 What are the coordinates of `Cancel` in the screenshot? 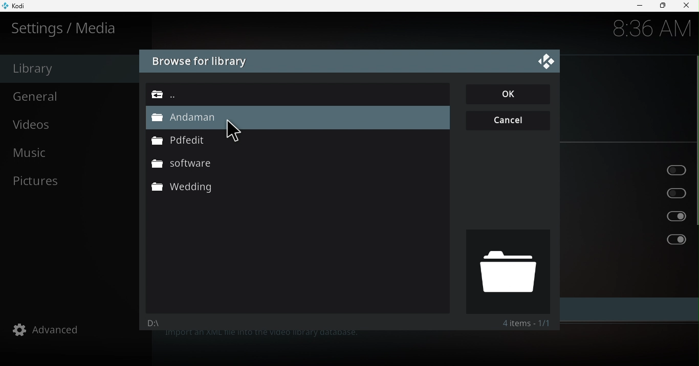 It's located at (509, 119).